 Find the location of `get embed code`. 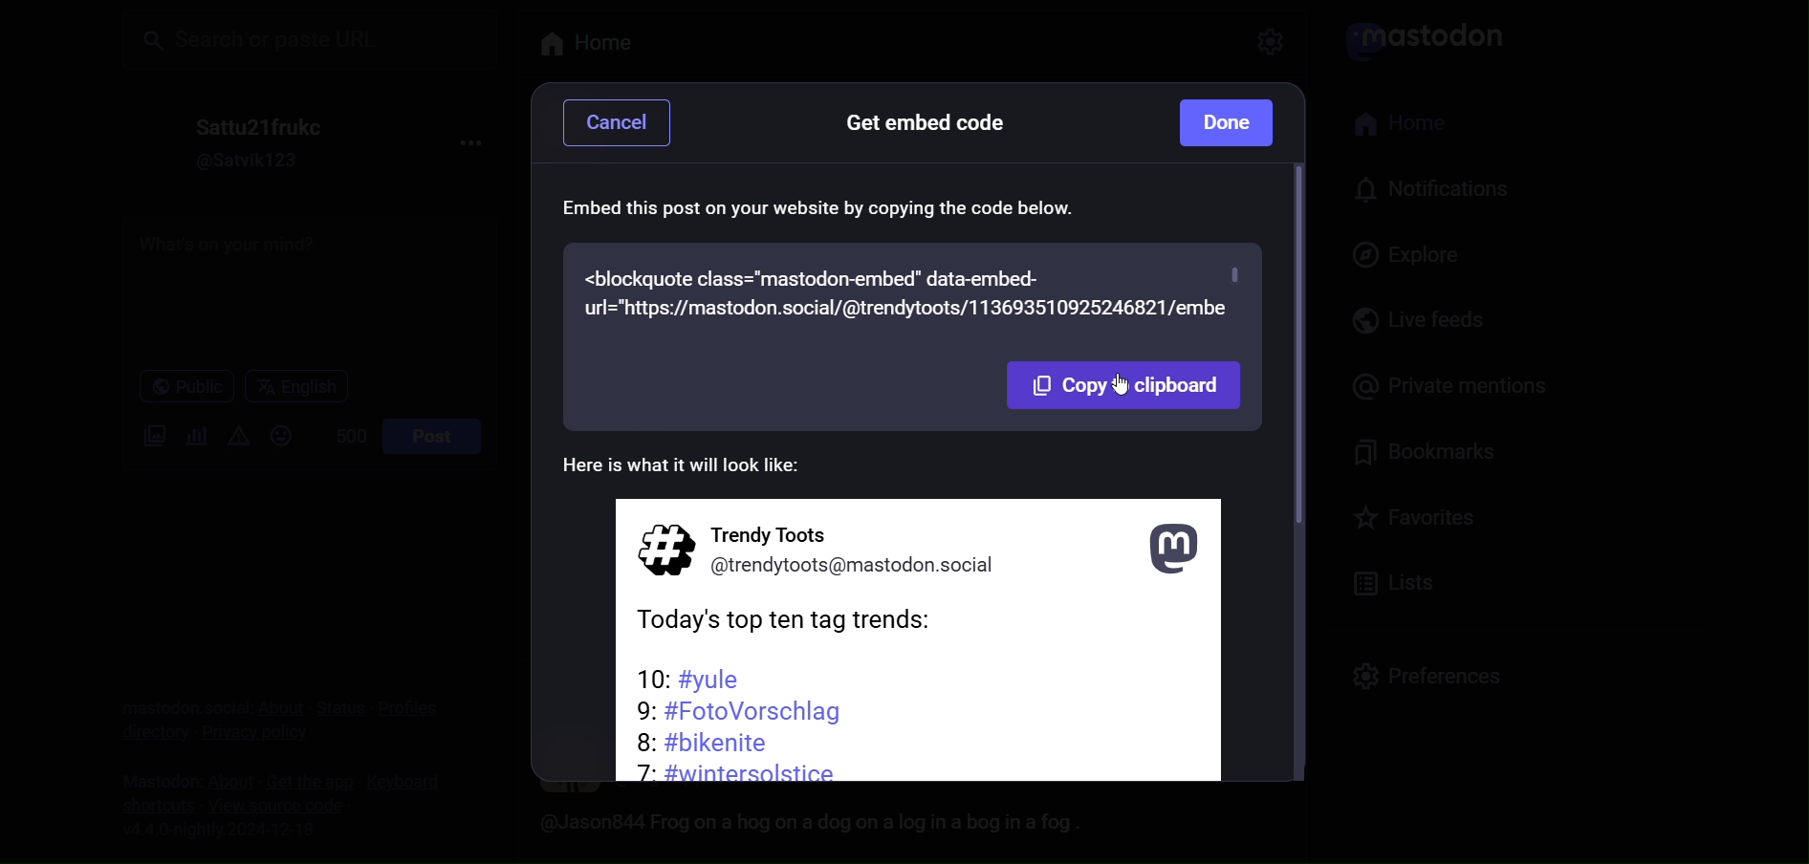

get embed code is located at coordinates (925, 128).